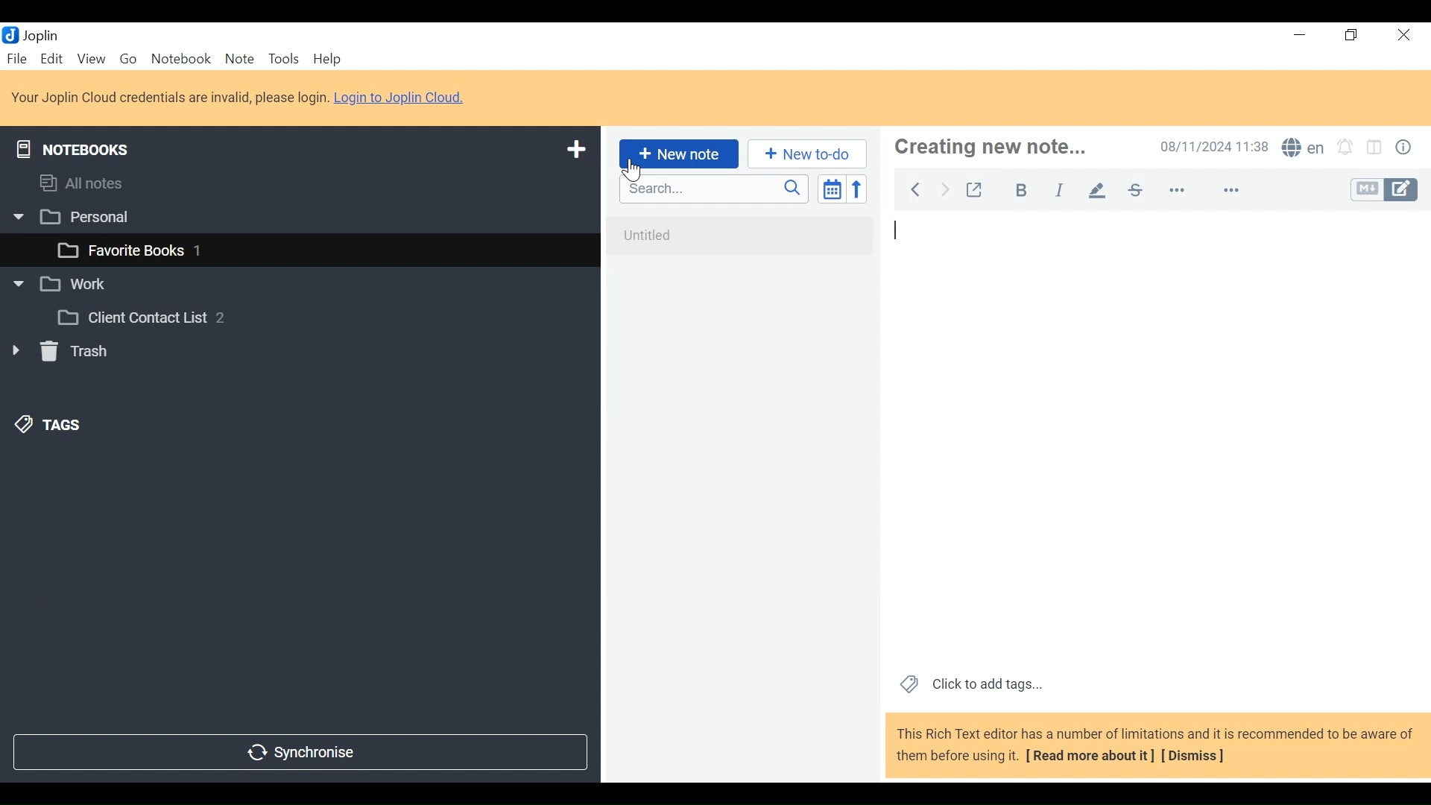 The height and width of the screenshot is (805, 1431). I want to click on minimize, so click(1300, 36).